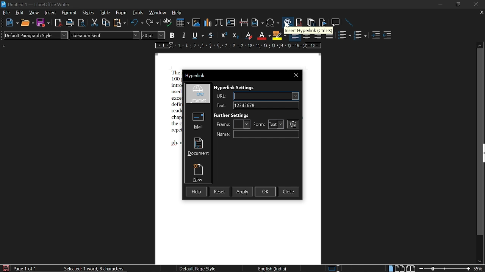 Image resolution: width=485 pixels, height=272 pixels. Describe the element at coordinates (25, 269) in the screenshot. I see `page 1 of 1` at that location.